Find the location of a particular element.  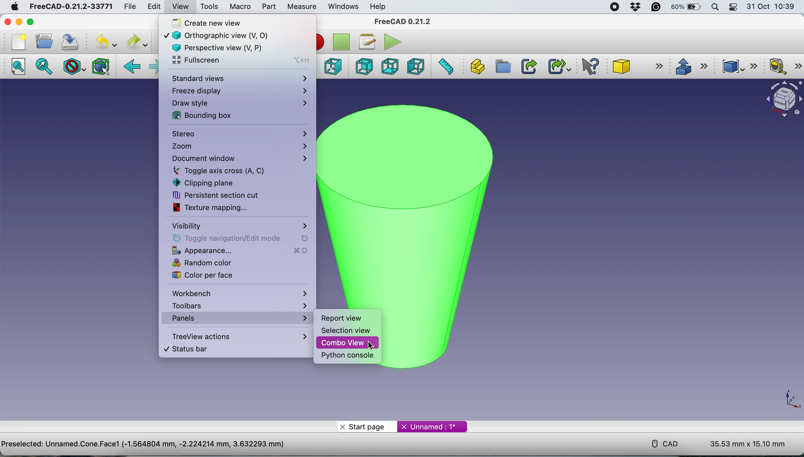

treeview actions  is located at coordinates (237, 336).